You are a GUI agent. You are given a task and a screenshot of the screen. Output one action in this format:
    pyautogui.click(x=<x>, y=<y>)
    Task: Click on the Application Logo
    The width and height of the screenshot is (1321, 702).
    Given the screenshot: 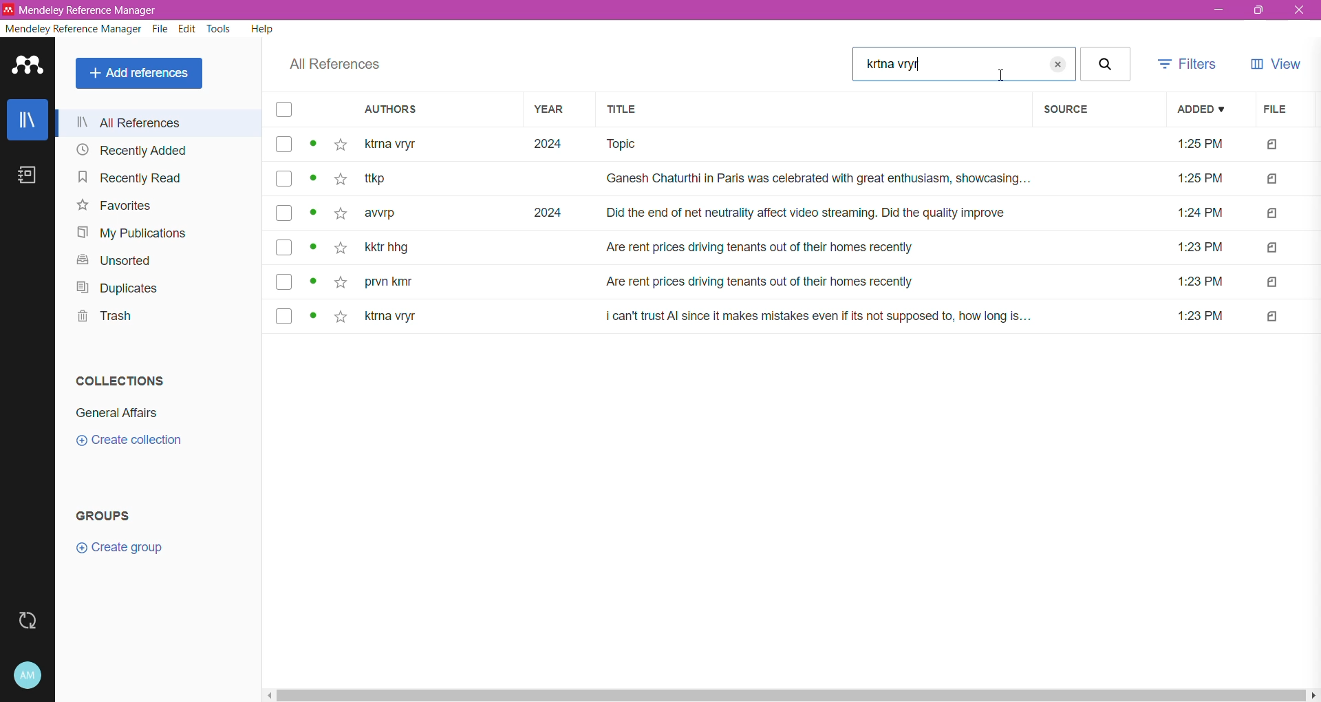 What is the action you would take?
    pyautogui.click(x=28, y=69)
    